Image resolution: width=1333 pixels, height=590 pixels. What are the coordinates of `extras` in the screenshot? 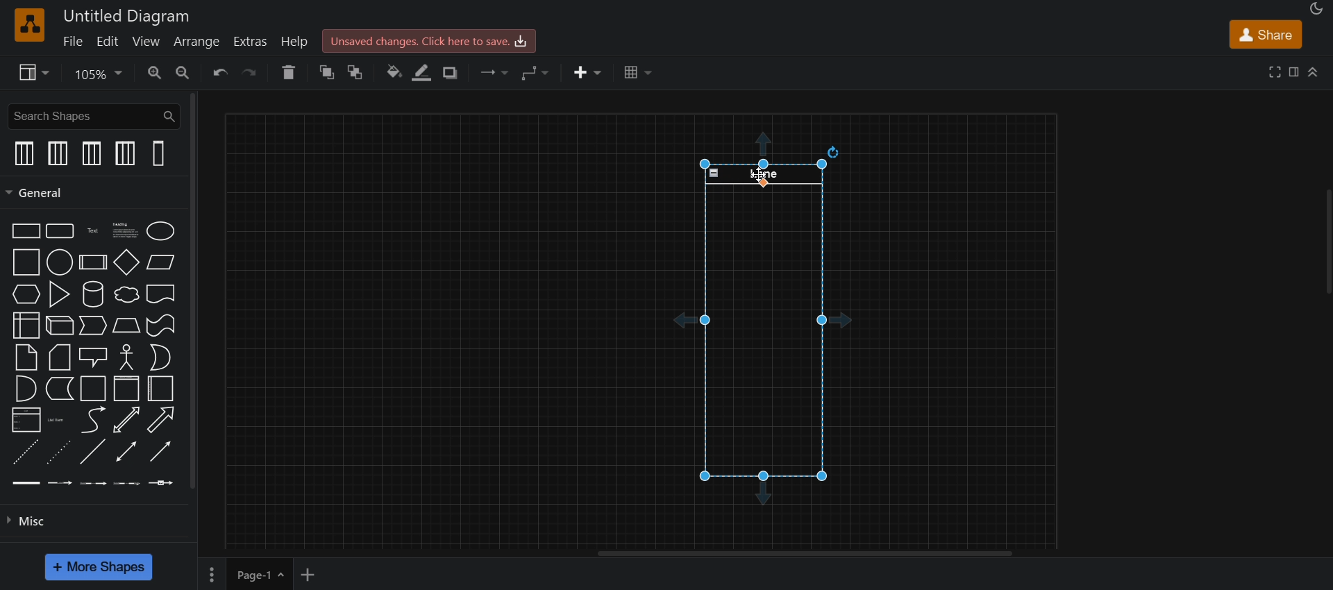 It's located at (254, 40).